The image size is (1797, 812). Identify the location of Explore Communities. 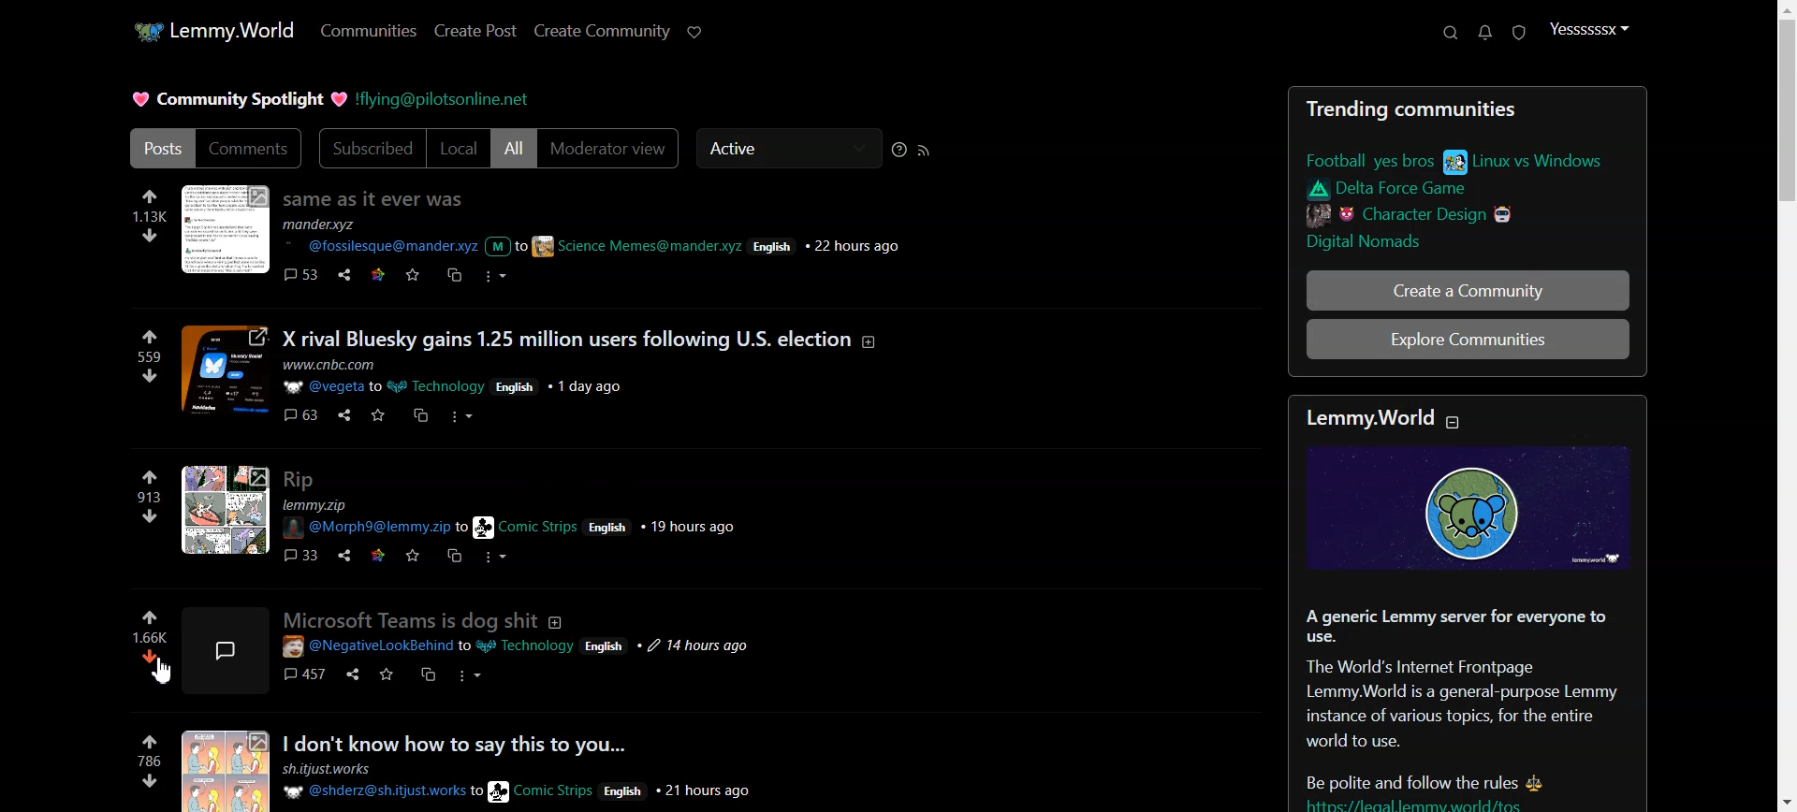
(1468, 339).